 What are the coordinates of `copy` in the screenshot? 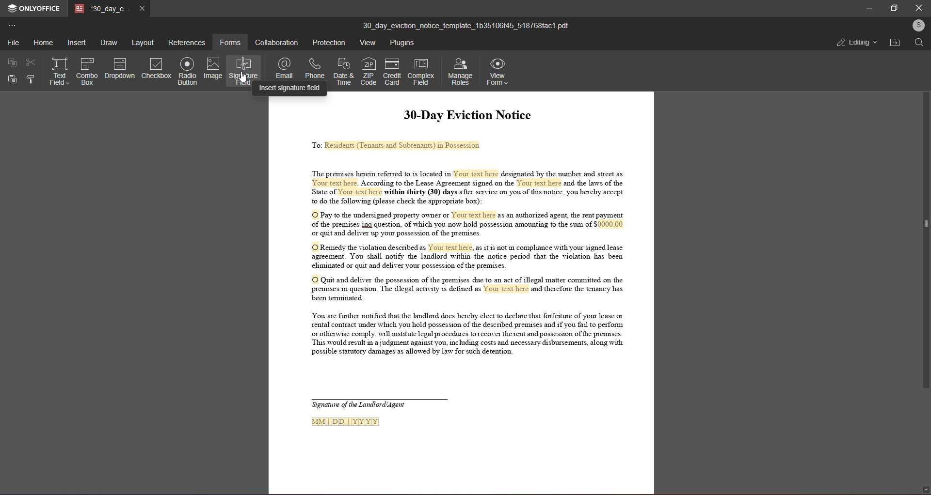 It's located at (12, 62).